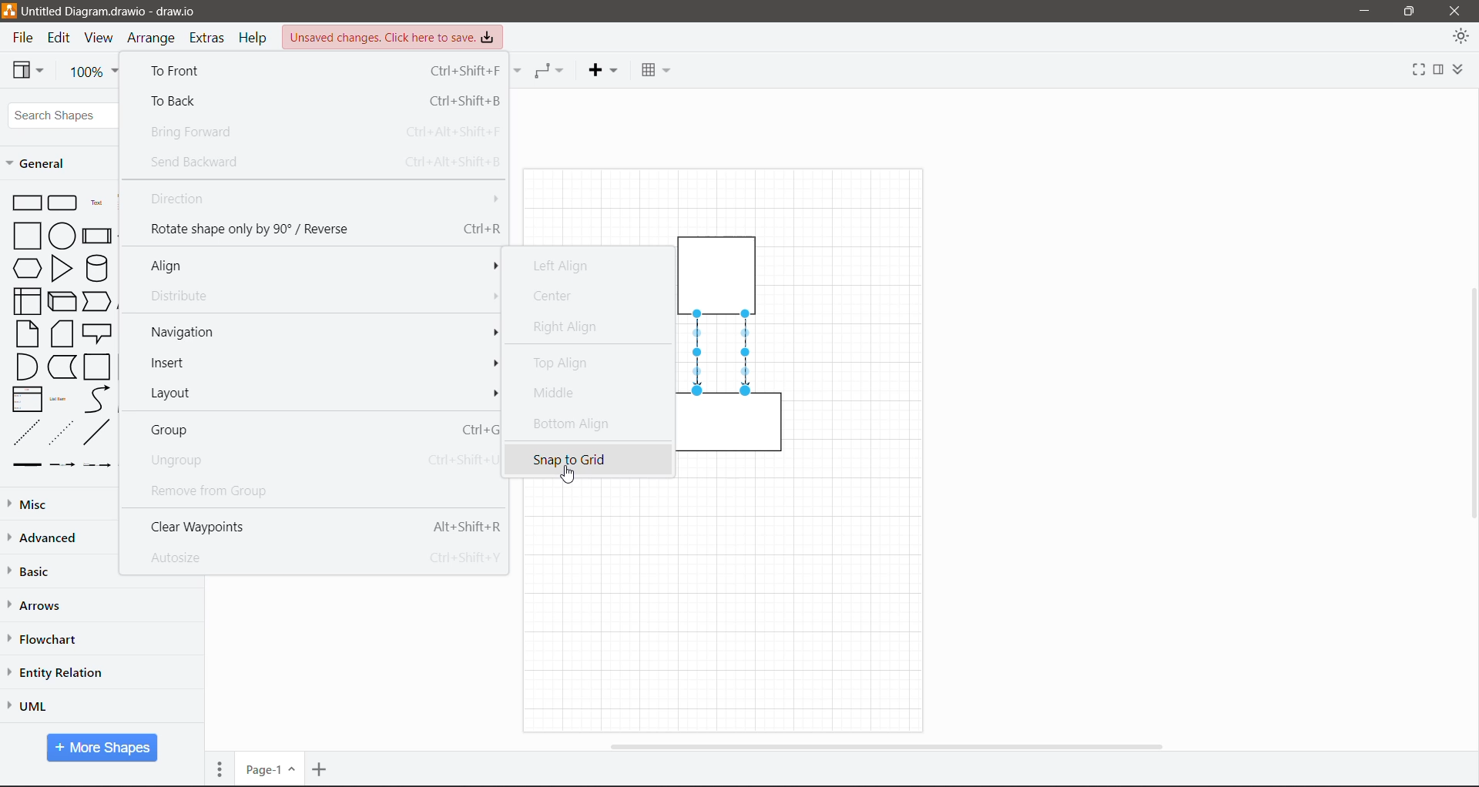  Describe the element at coordinates (1415, 72) in the screenshot. I see `Fullscreen` at that location.